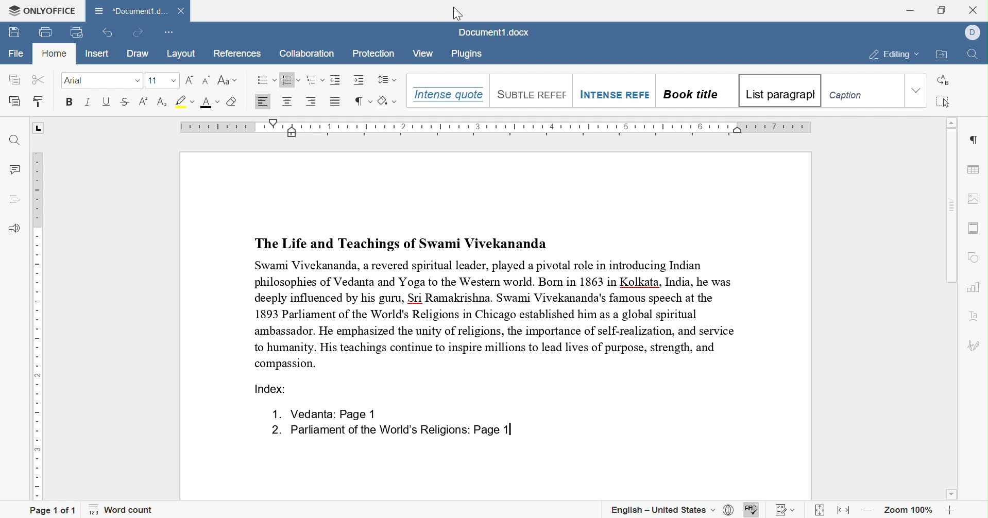 Image resolution: width=988 pixels, height=518 pixels. I want to click on clear style, so click(232, 101).